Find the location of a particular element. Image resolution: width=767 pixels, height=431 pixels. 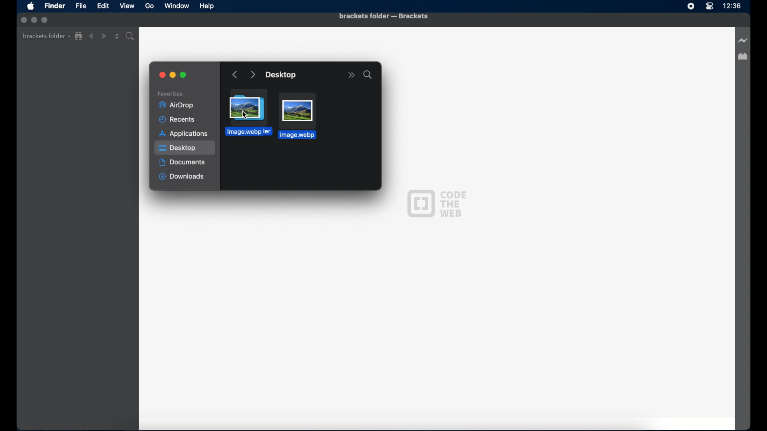

close is located at coordinates (163, 75).